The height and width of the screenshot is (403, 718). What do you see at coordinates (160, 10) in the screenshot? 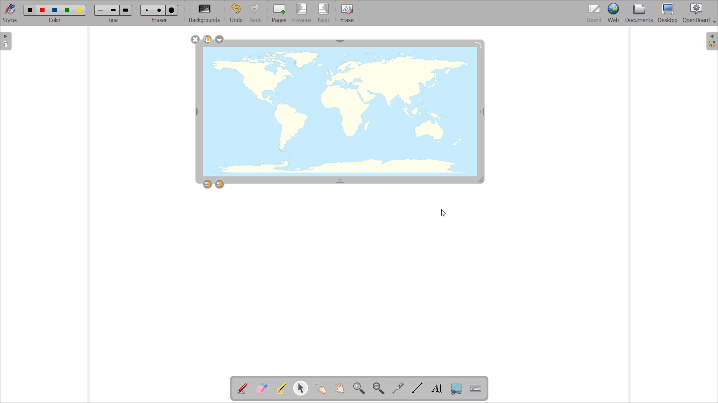
I see `medium` at bounding box center [160, 10].